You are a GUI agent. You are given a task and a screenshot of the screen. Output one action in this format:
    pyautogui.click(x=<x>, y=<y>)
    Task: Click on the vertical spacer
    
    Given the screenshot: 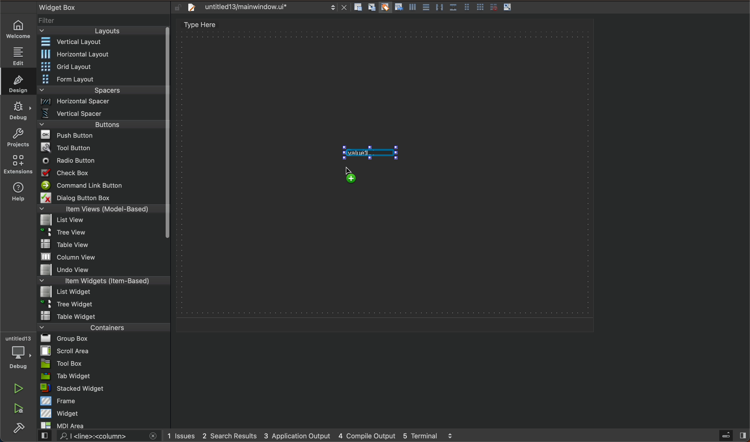 What is the action you would take?
    pyautogui.click(x=101, y=115)
    